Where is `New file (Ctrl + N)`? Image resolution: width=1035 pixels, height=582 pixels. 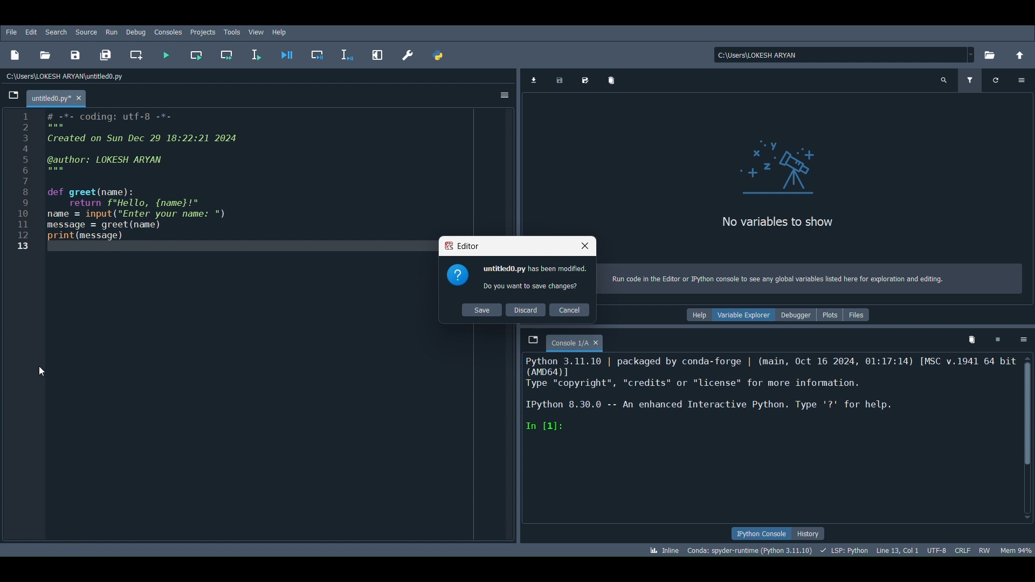 New file (Ctrl + N) is located at coordinates (15, 54).